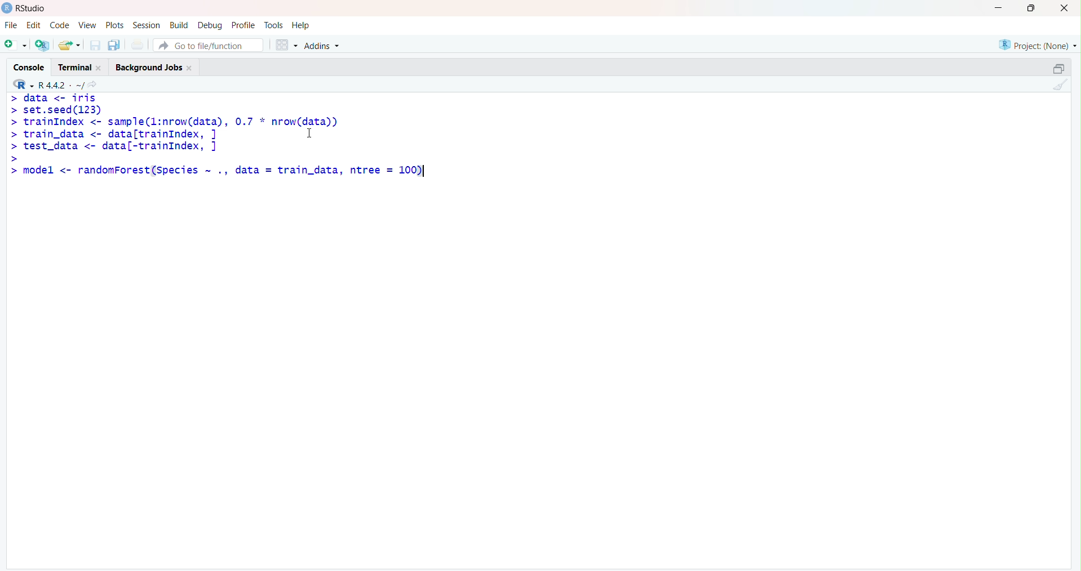 The height and width of the screenshot is (571, 1081). What do you see at coordinates (1059, 86) in the screenshot?
I see `Clear console (Ctrl + L)` at bounding box center [1059, 86].